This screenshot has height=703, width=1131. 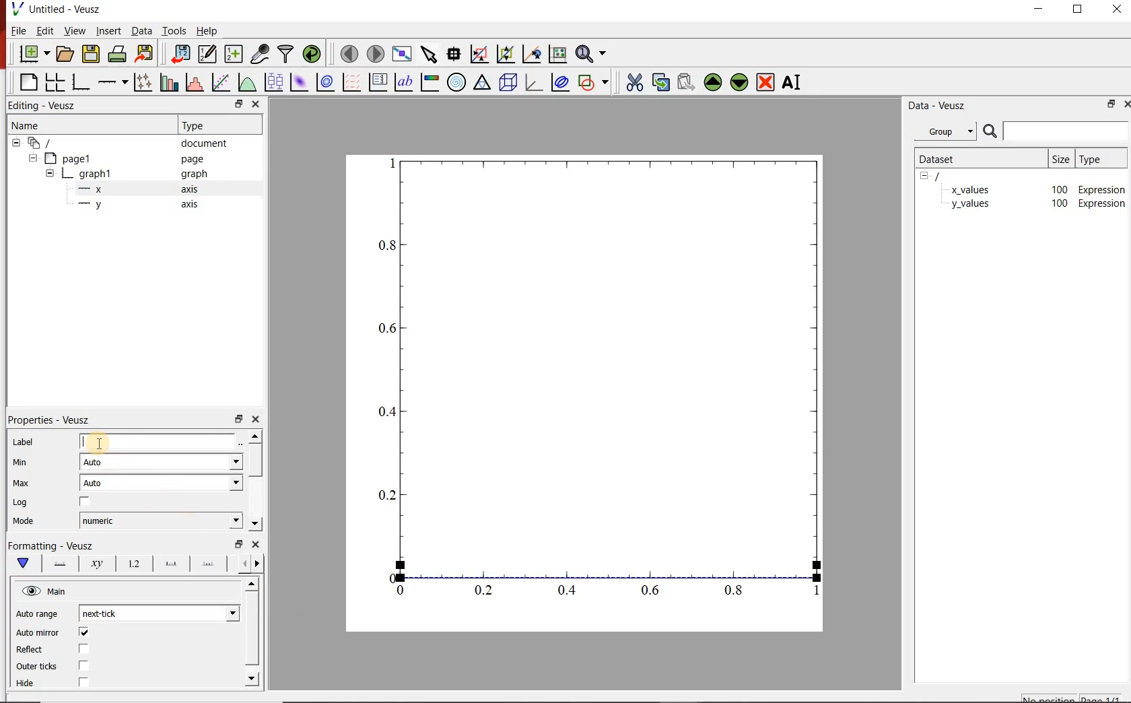 I want to click on |Formatting - Veusz, so click(x=57, y=545).